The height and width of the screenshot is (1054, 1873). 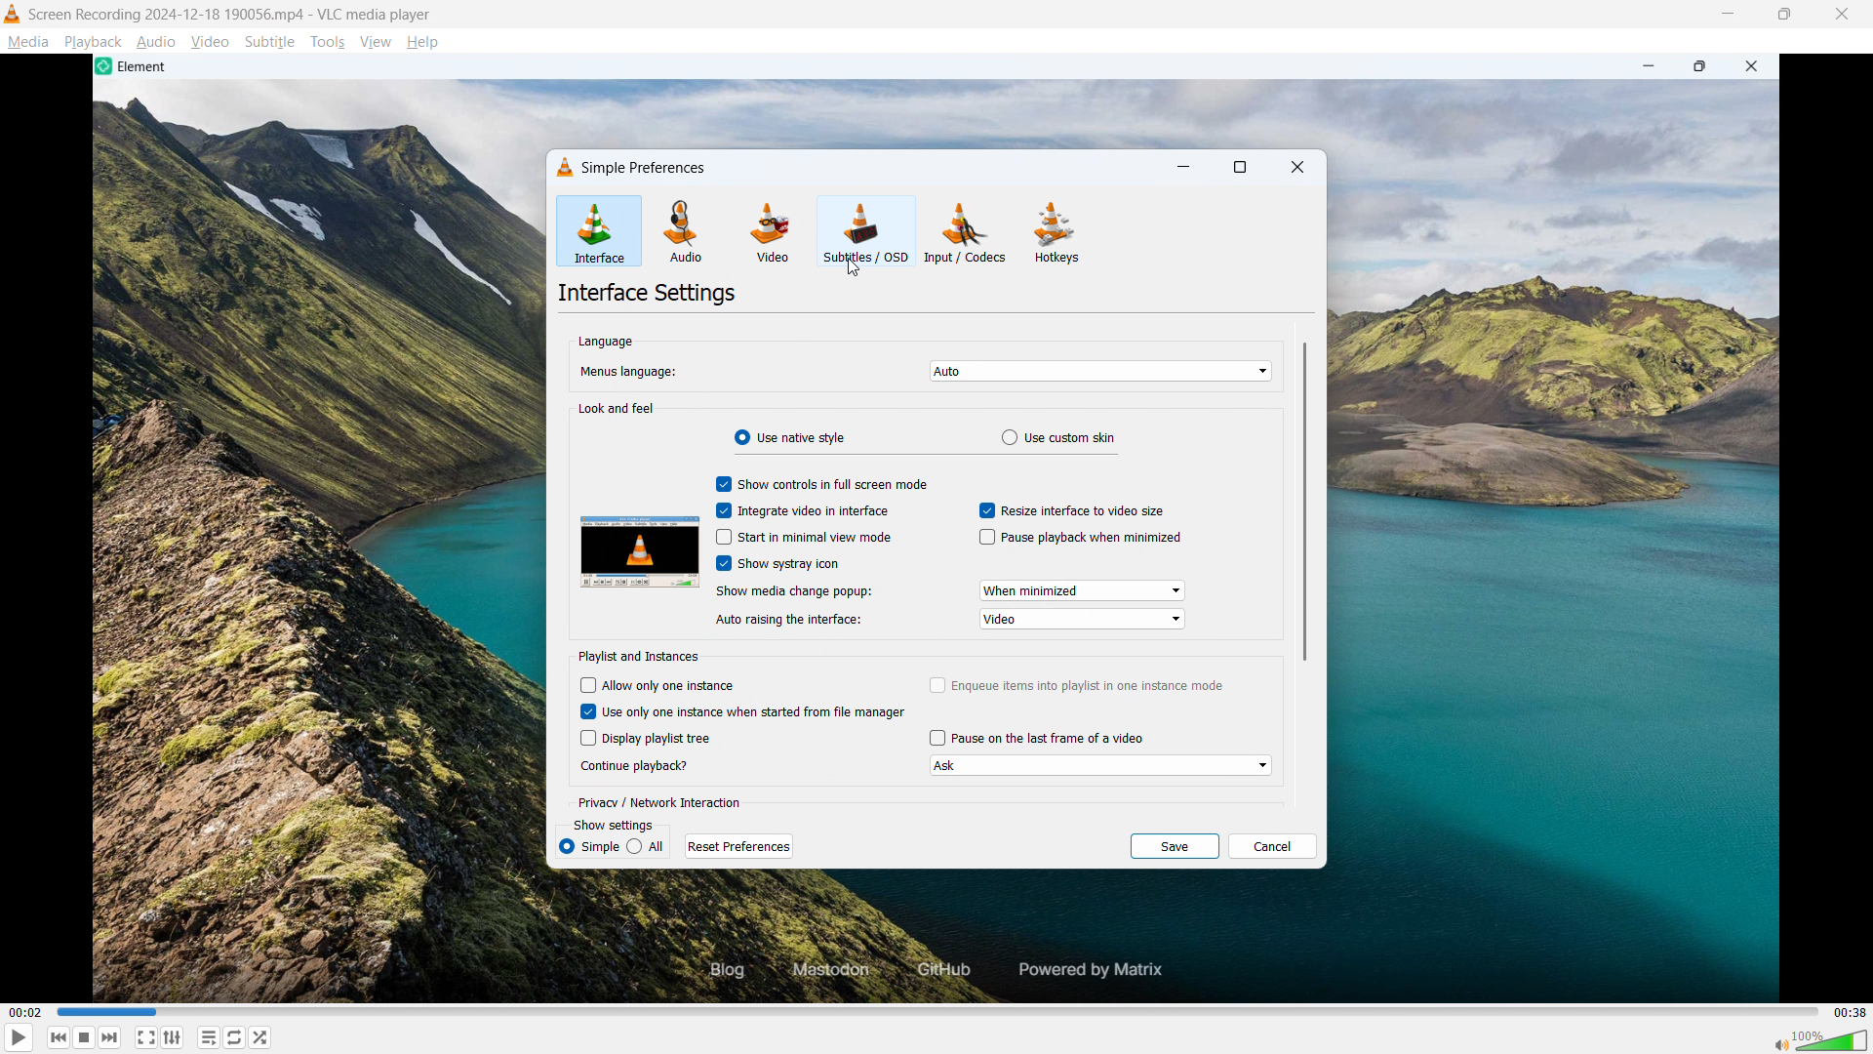 I want to click on Powered by Matrix, so click(x=1097, y=968).